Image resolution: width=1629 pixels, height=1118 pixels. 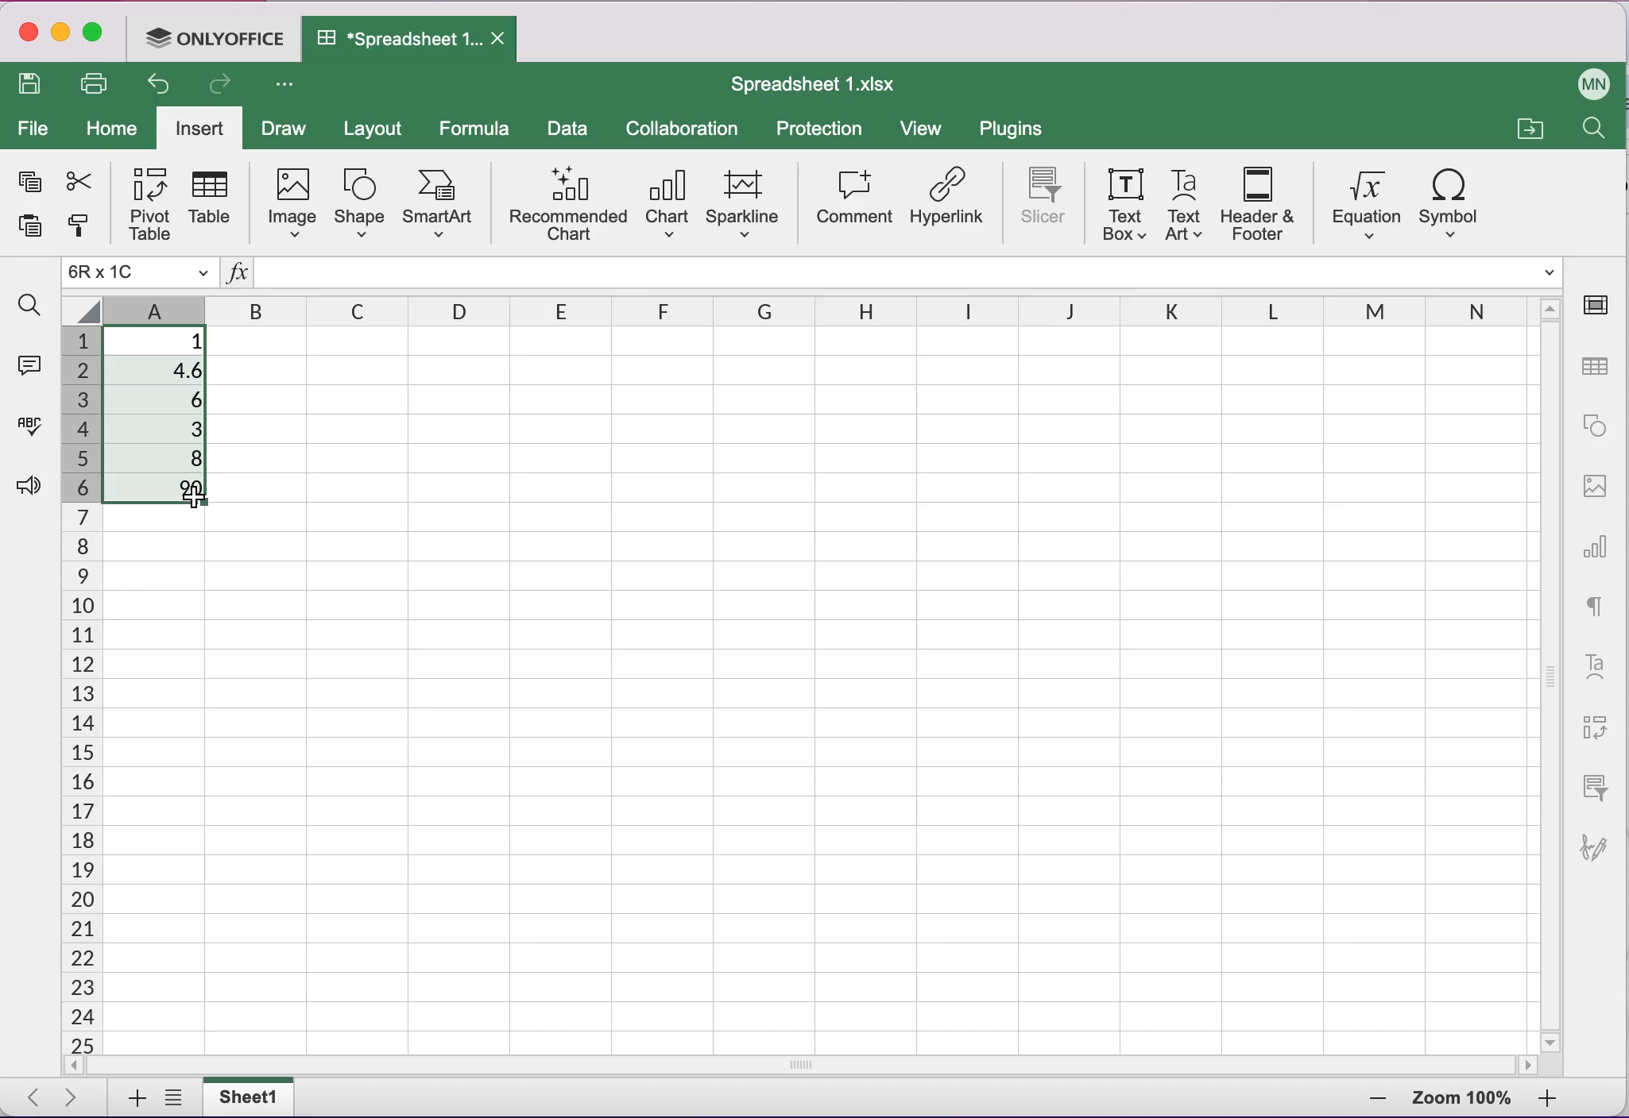 I want to click on protection, so click(x=818, y=129).